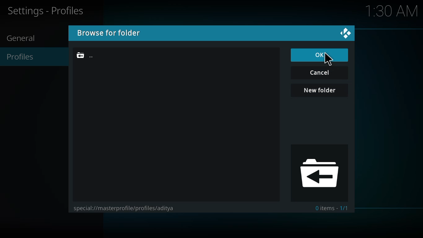  What do you see at coordinates (320, 90) in the screenshot?
I see `new folder` at bounding box center [320, 90].